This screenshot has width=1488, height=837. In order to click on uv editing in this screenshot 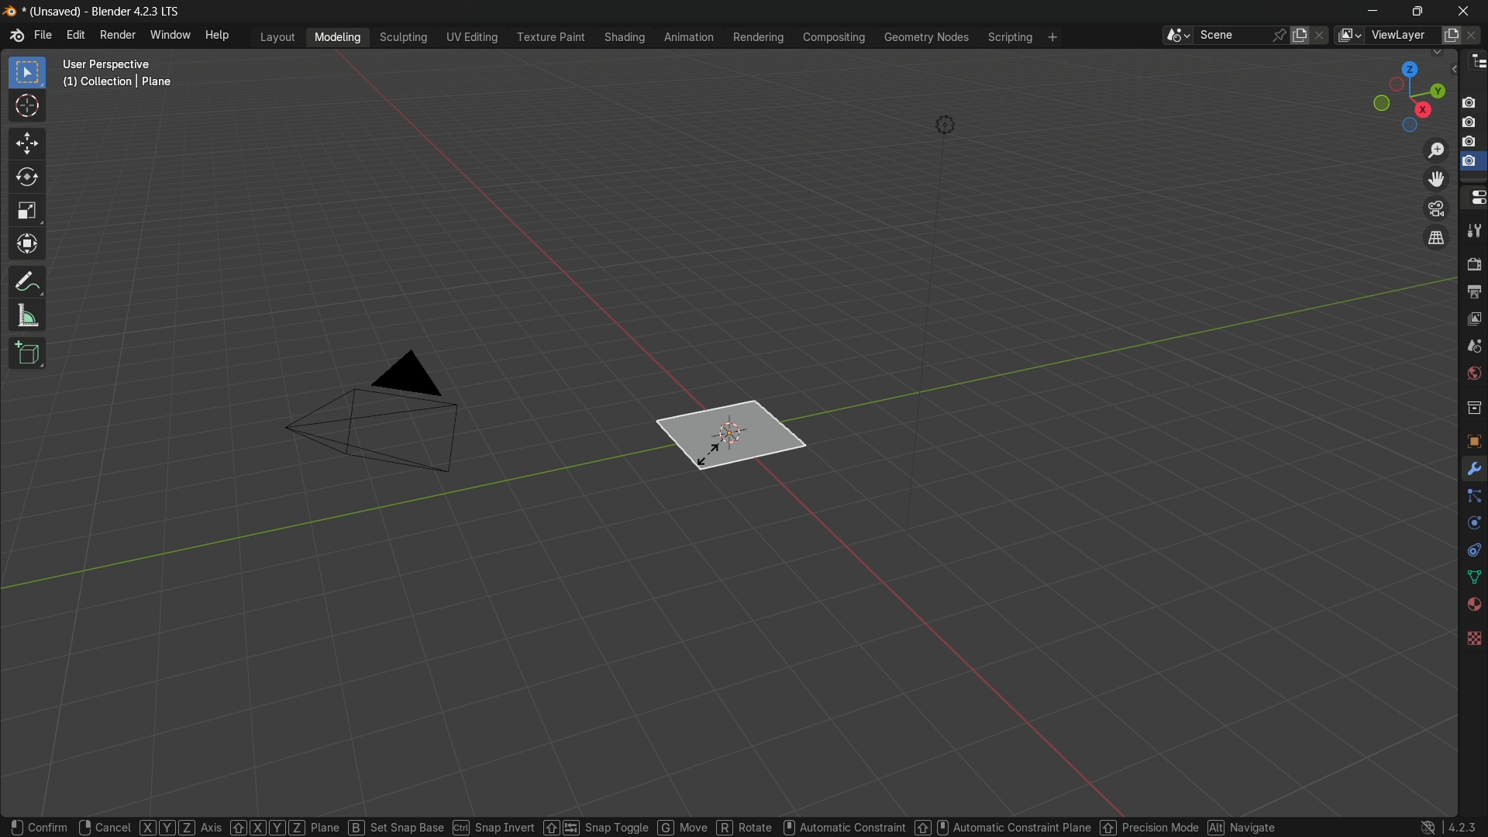, I will do `click(473, 38)`.